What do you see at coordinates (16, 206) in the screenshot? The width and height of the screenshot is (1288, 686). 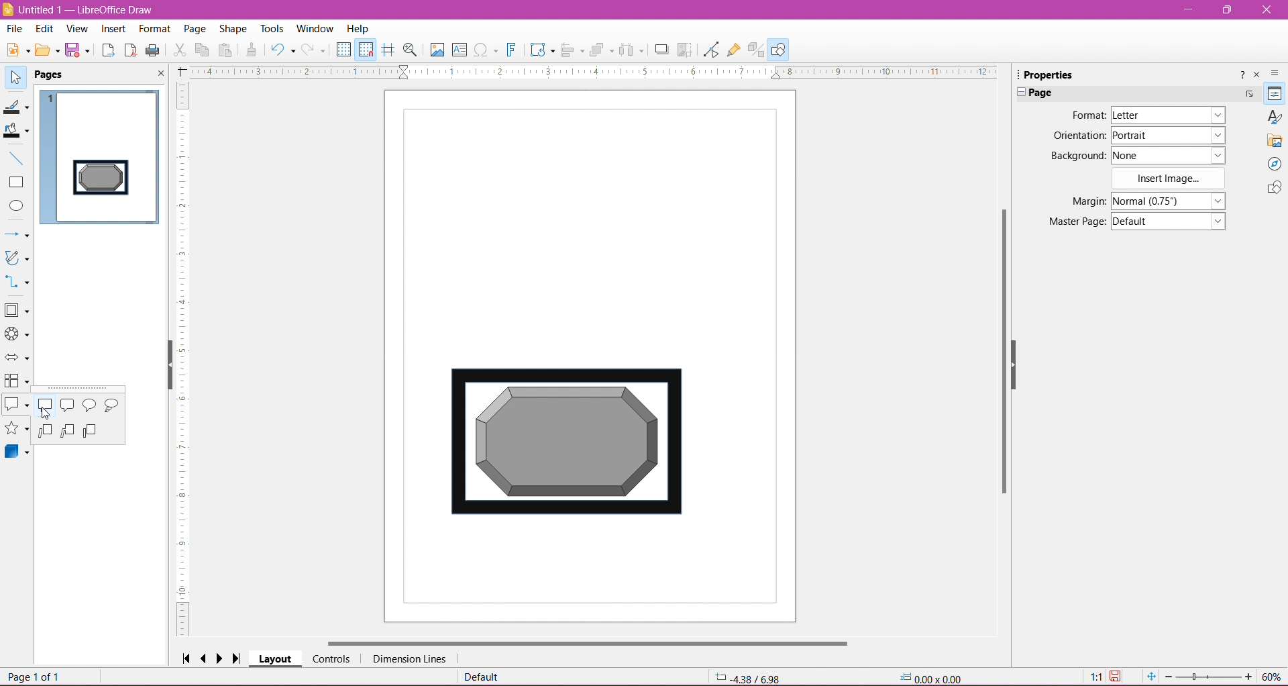 I see `Elipse` at bounding box center [16, 206].